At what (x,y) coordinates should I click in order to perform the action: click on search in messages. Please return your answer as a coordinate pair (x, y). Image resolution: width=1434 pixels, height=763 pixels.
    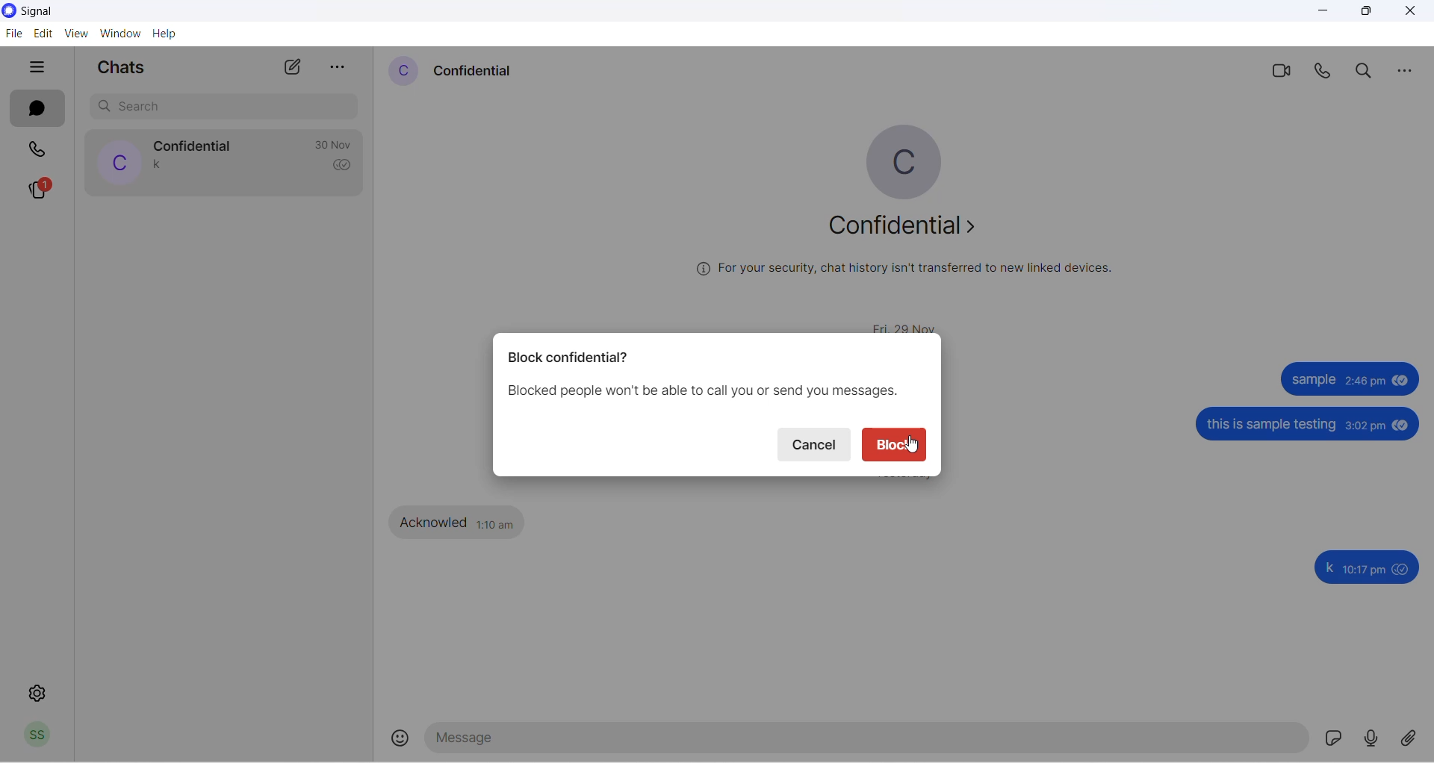
    Looking at the image, I should click on (1368, 71).